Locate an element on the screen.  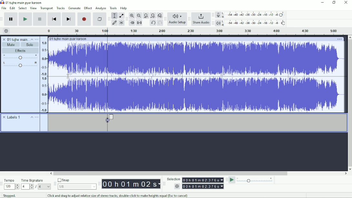
Zoom In is located at coordinates (132, 16).